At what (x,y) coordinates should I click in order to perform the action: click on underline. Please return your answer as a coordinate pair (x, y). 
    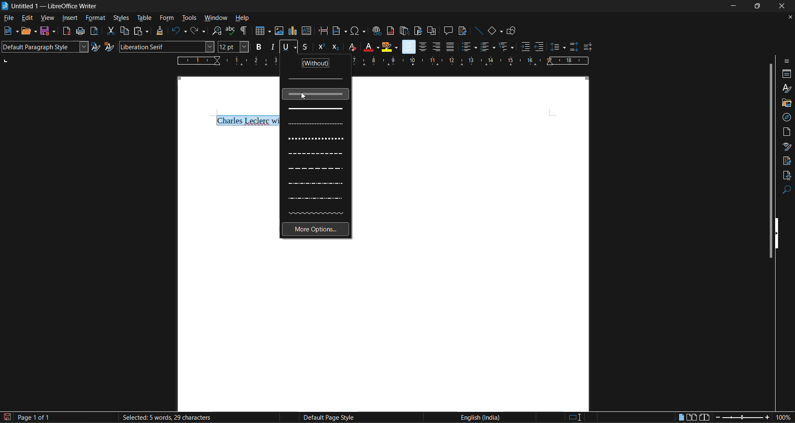
    Looking at the image, I should click on (316, 79).